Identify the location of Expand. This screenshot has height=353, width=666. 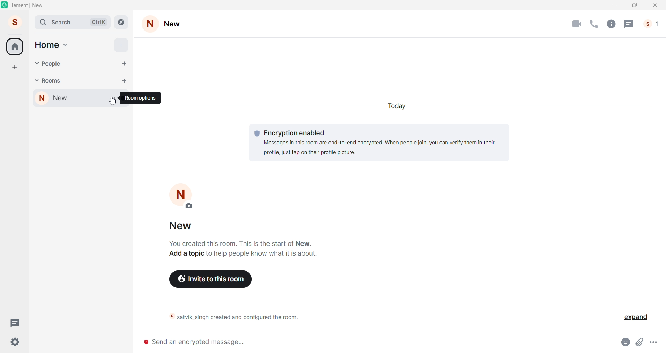
(633, 318).